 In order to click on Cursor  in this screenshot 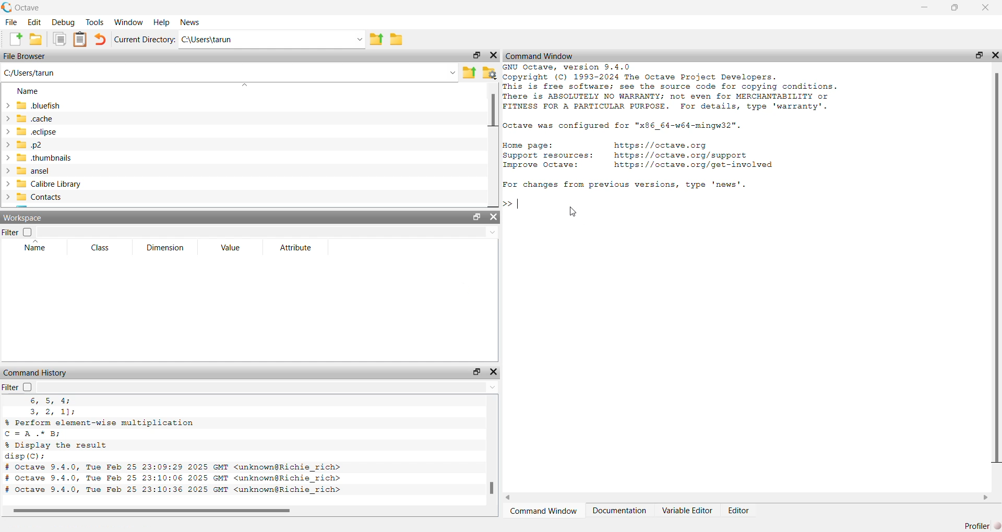, I will do `click(575, 211)`.